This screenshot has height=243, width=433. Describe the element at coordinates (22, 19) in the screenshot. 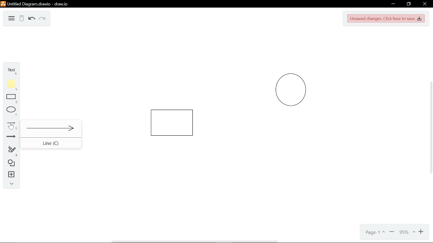

I see `Delete` at that location.